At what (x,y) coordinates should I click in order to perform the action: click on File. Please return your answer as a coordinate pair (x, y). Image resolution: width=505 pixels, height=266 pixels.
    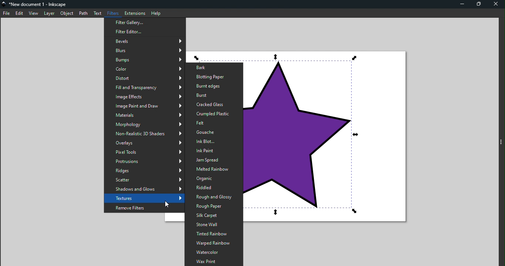
    Looking at the image, I should click on (7, 13).